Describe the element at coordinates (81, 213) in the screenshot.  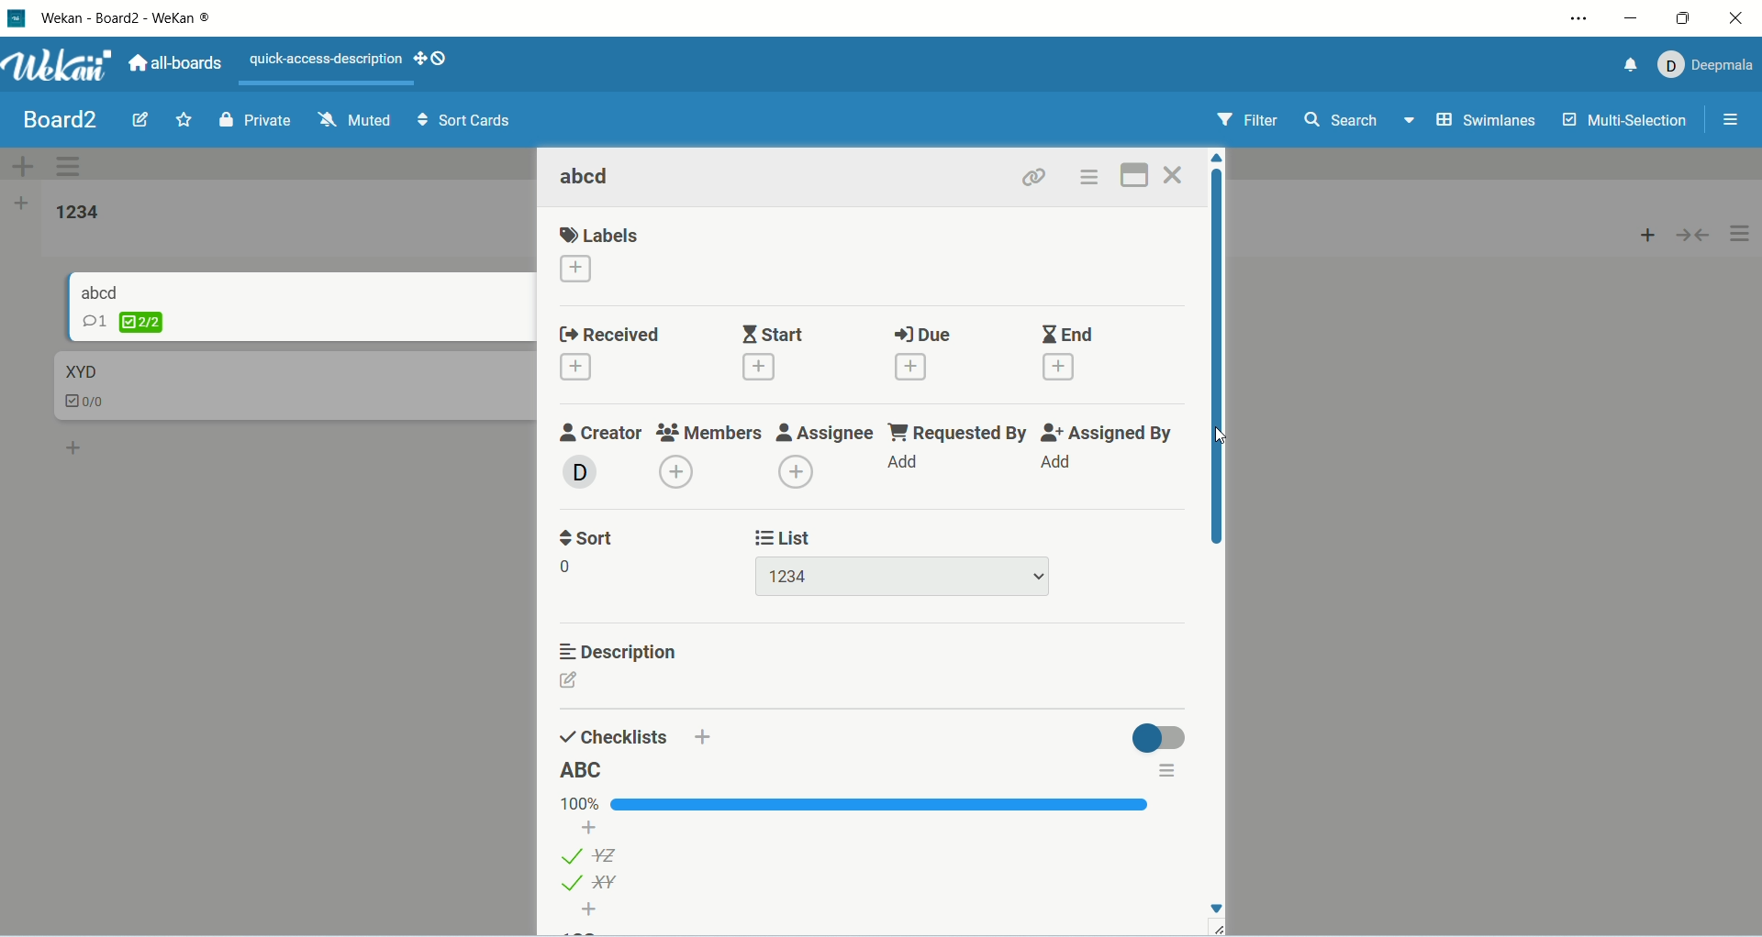
I see `list title` at that location.